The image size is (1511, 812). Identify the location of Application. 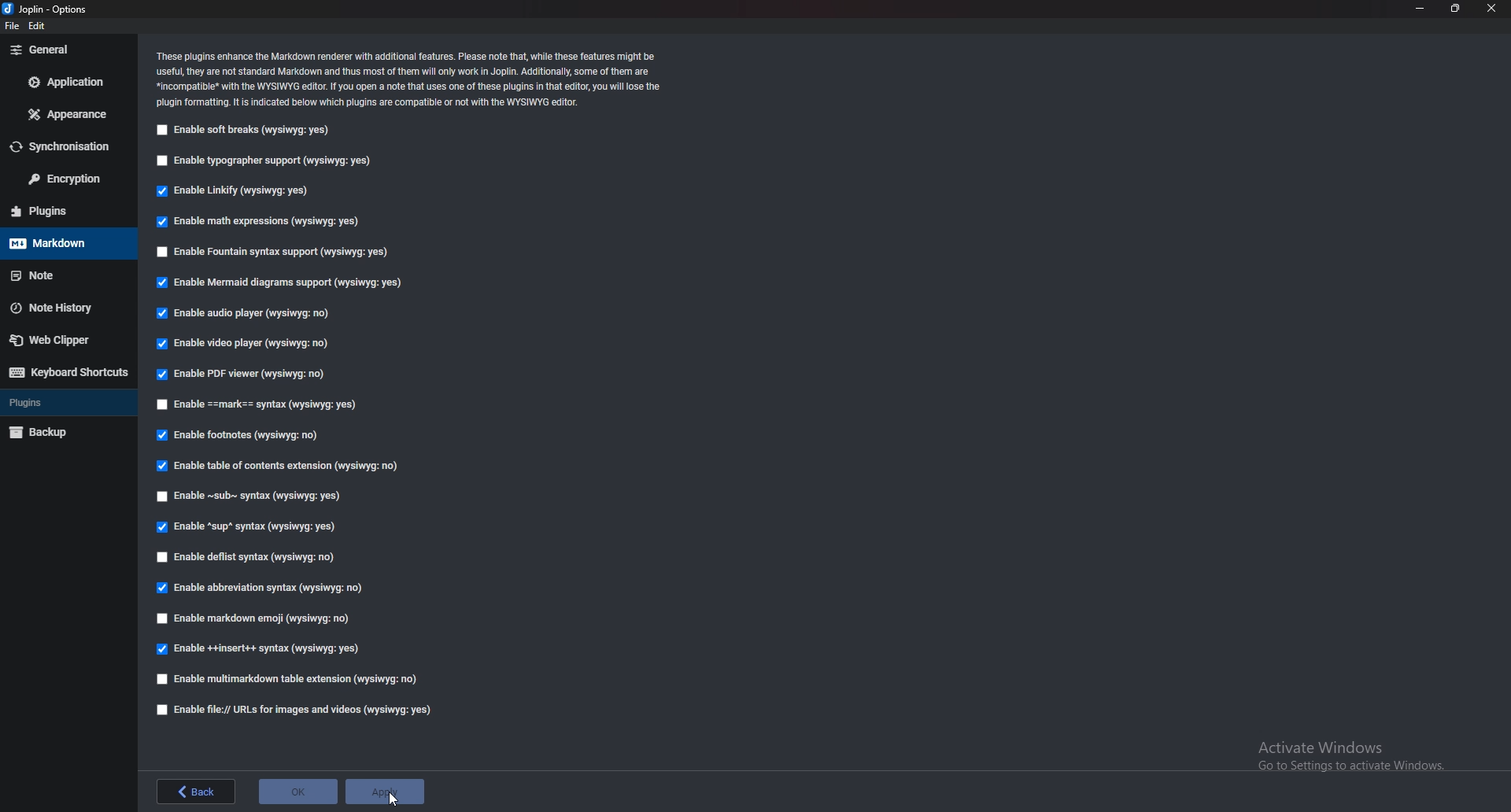
(65, 83).